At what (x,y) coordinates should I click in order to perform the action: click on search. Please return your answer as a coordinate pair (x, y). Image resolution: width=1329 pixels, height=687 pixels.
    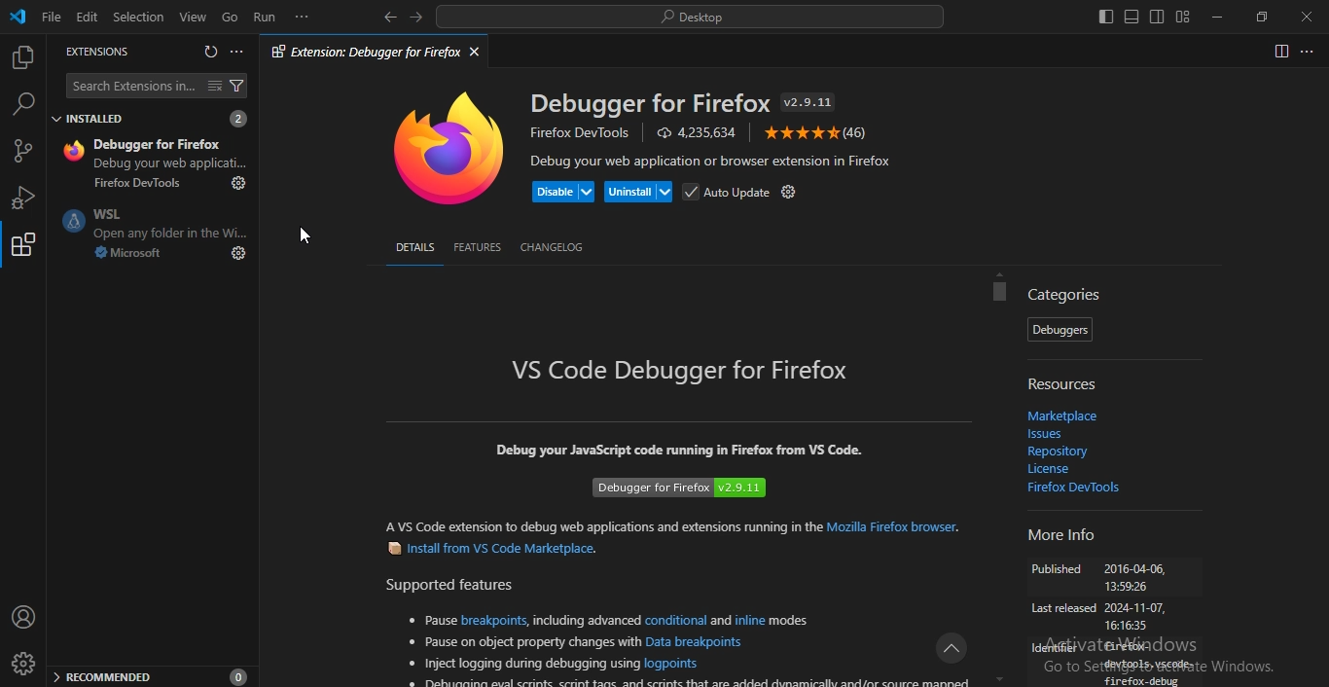
    Looking at the image, I should click on (689, 18).